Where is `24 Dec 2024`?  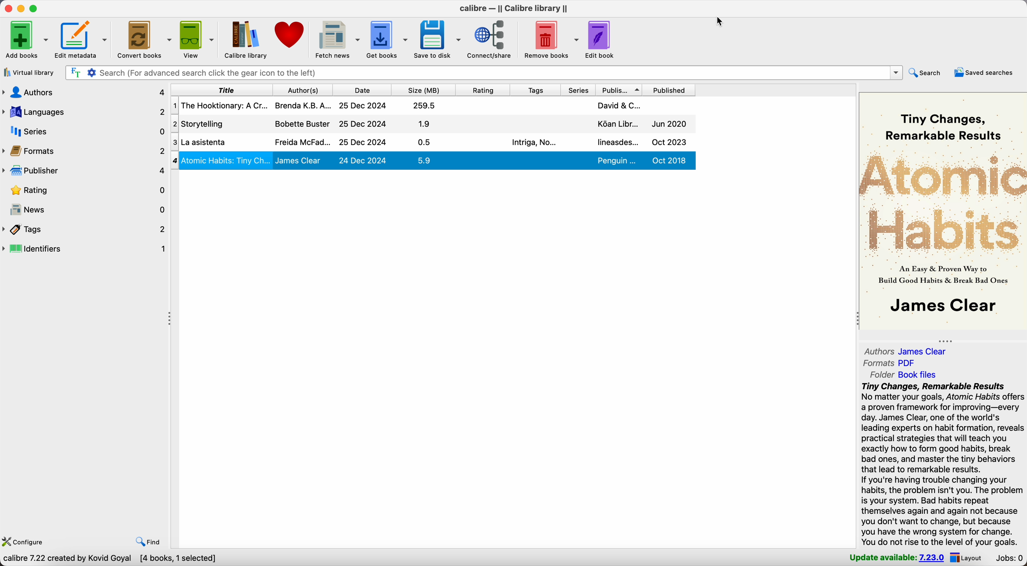
24 Dec 2024 is located at coordinates (363, 160).